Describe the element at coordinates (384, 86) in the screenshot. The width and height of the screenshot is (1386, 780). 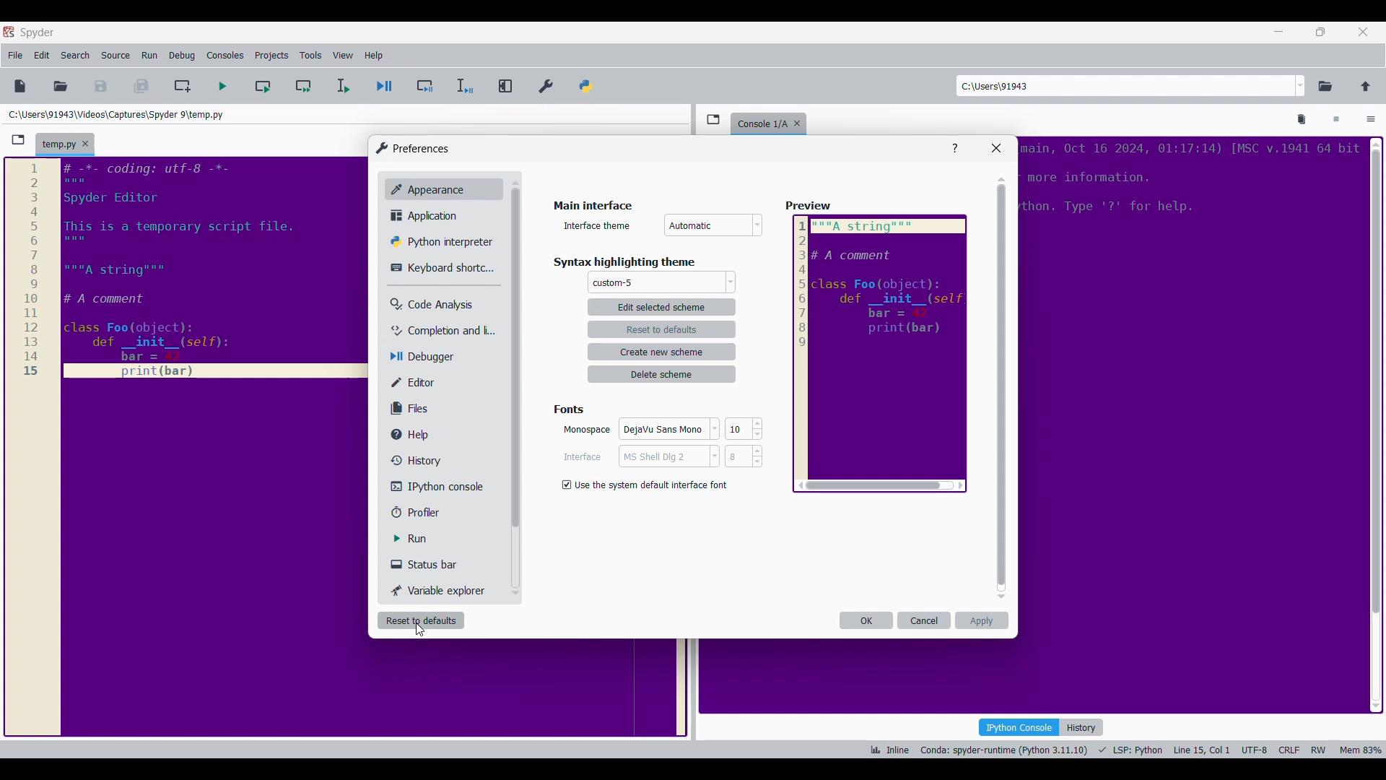
I see `Debug file` at that location.